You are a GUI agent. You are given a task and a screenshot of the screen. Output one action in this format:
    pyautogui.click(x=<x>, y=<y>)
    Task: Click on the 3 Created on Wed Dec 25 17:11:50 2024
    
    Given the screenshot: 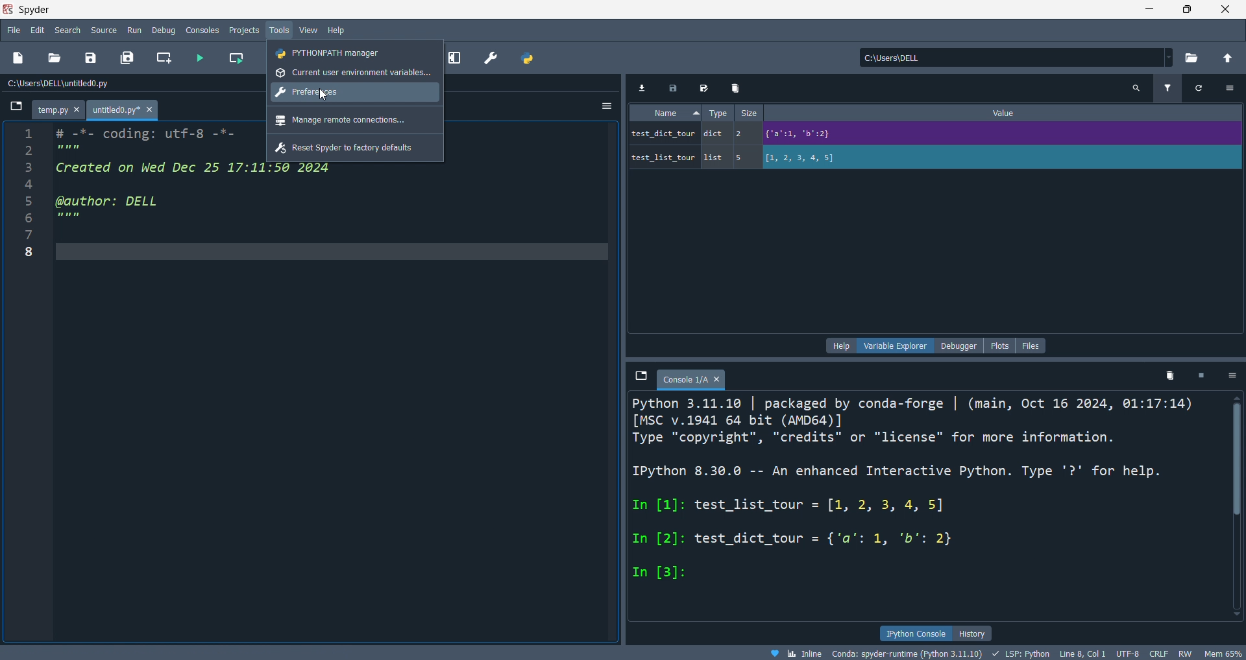 What is the action you would take?
    pyautogui.click(x=182, y=170)
    